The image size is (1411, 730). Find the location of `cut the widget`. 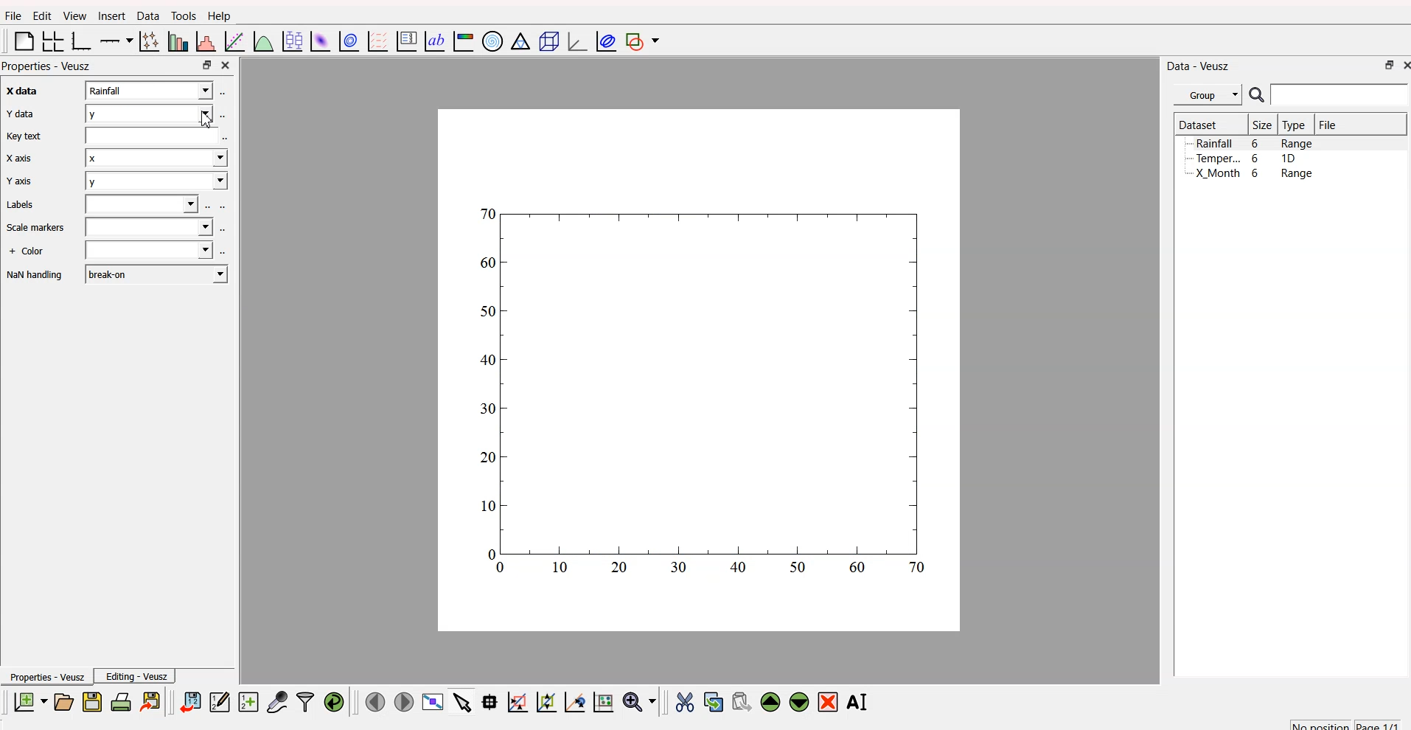

cut the widget is located at coordinates (683, 701).